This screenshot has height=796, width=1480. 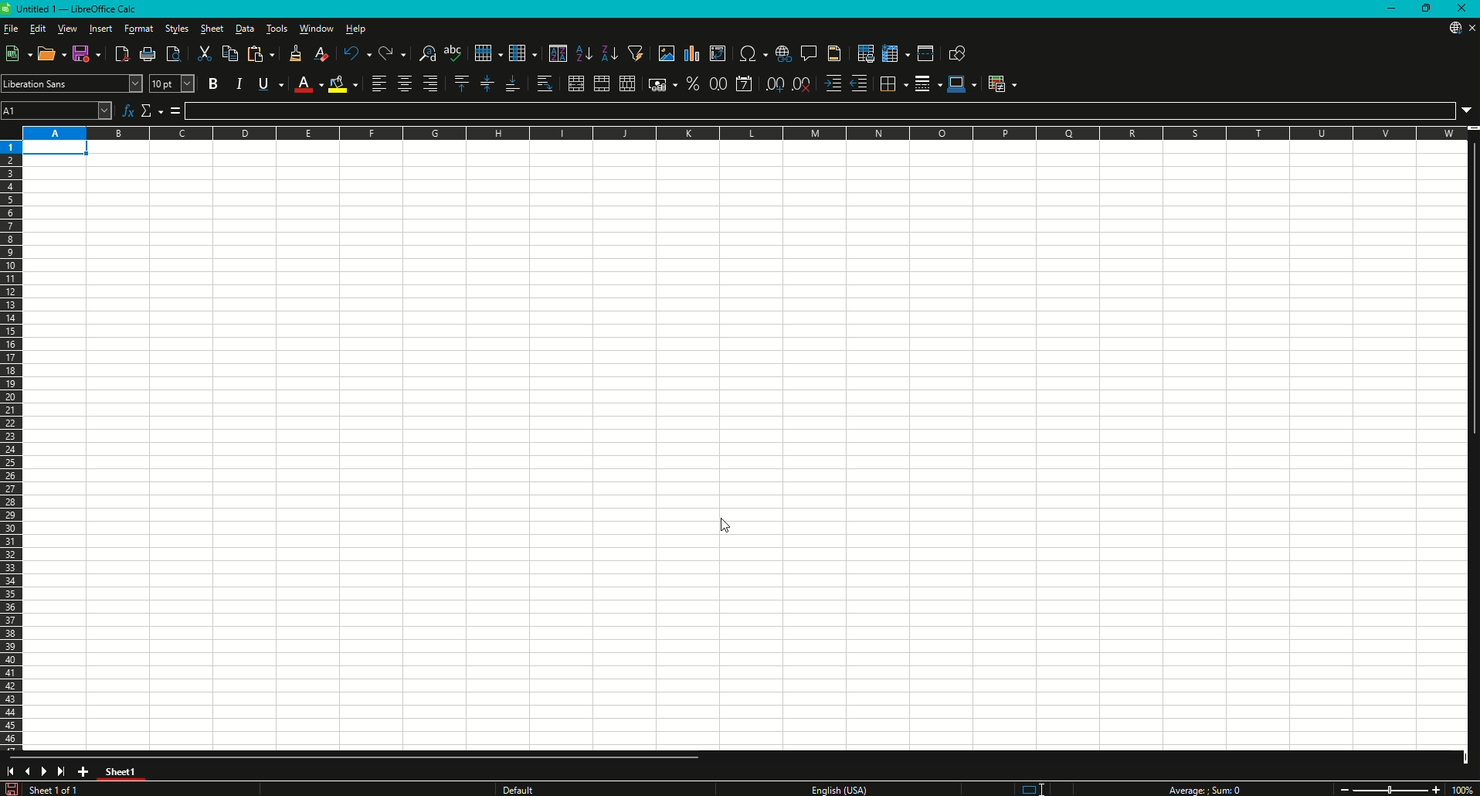 I want to click on Sort, so click(x=558, y=53).